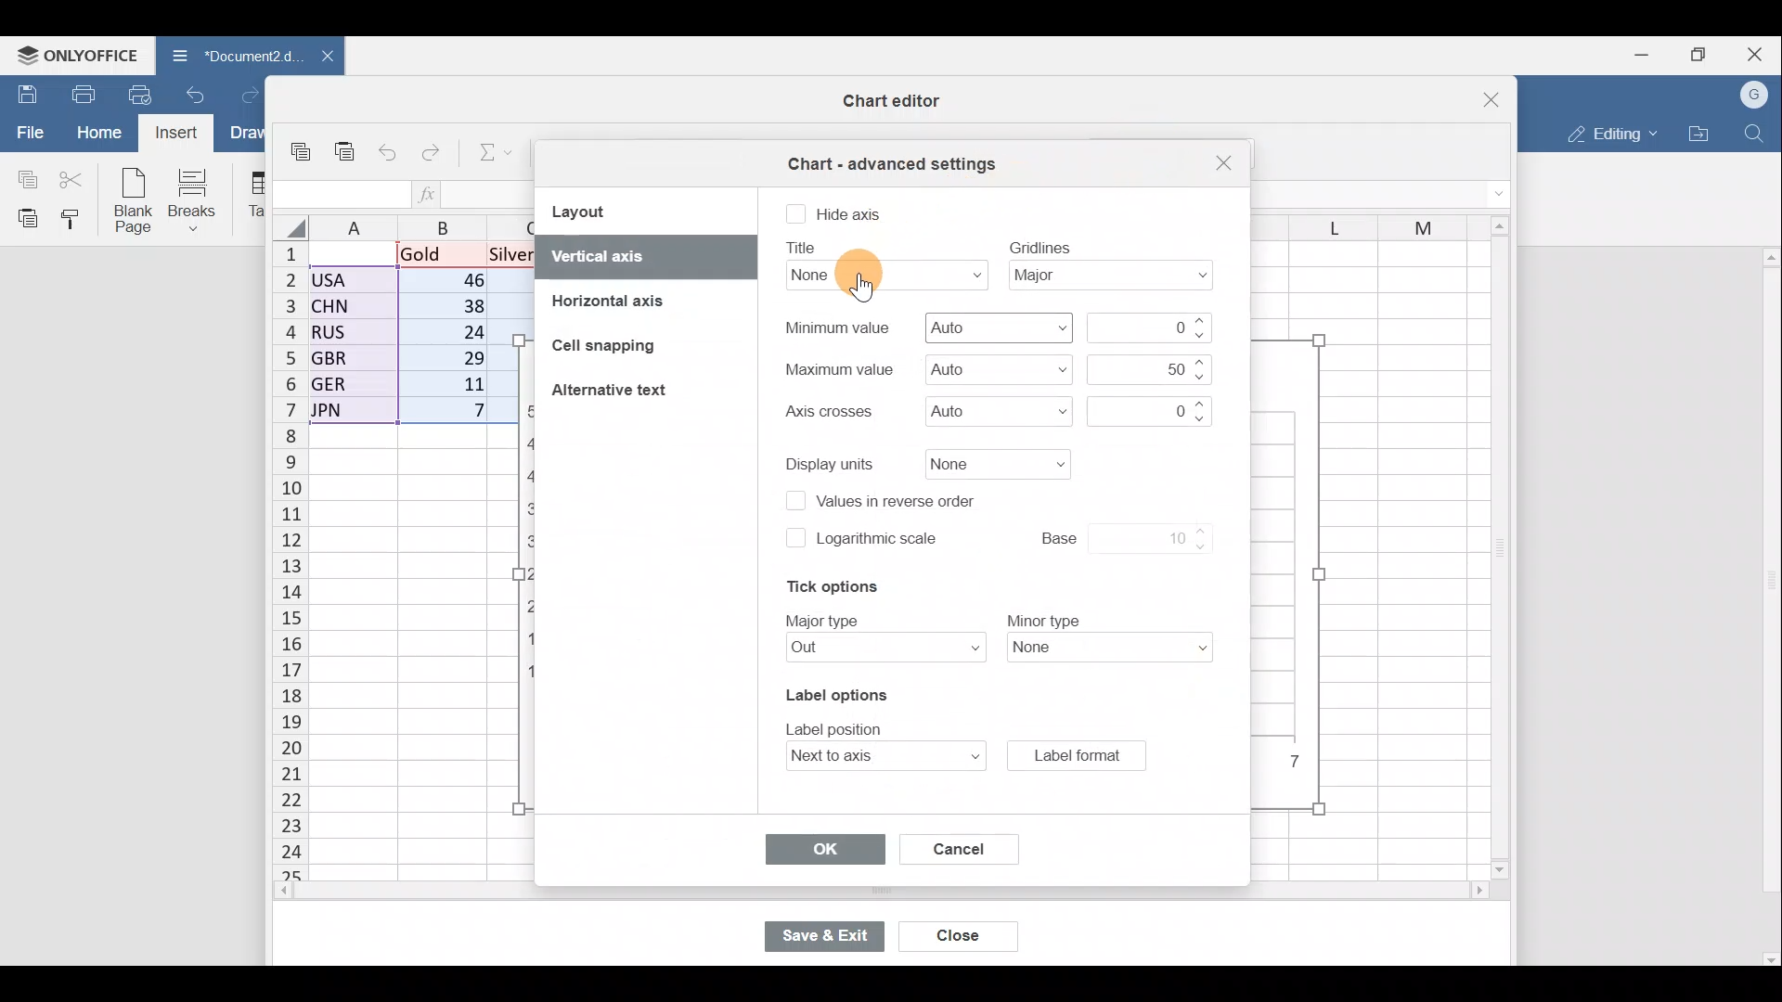 The width and height of the screenshot is (1782, 1002). Describe the element at coordinates (1755, 93) in the screenshot. I see `Account name` at that location.